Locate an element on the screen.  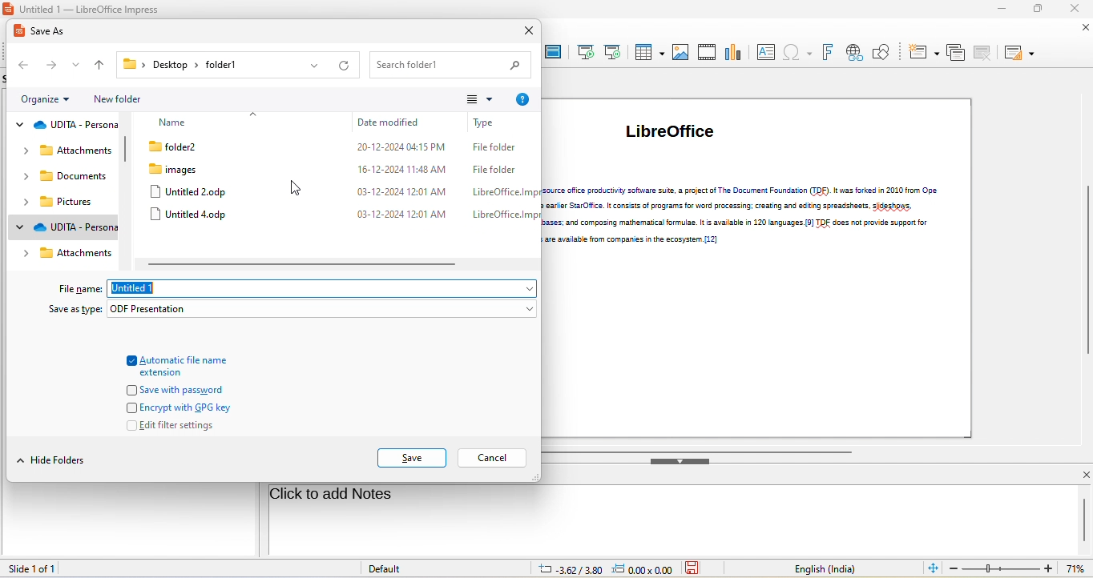
pictures is located at coordinates (58, 201).